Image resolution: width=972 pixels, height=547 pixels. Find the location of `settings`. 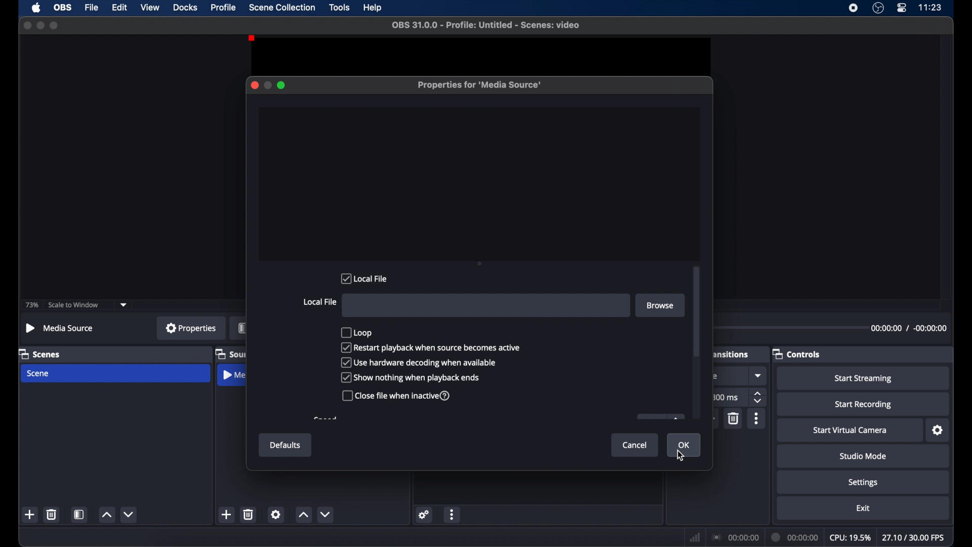

settings is located at coordinates (275, 514).